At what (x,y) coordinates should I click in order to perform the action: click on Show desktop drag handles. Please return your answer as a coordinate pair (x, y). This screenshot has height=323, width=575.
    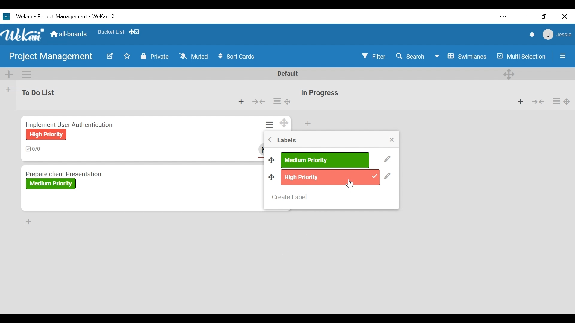
    Looking at the image, I should click on (135, 32).